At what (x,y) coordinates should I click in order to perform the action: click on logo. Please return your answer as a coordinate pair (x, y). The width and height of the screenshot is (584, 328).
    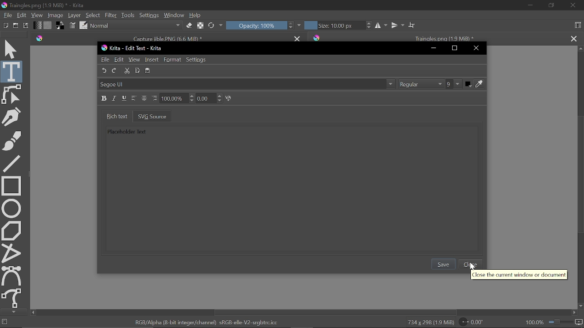
    Looking at the image, I should click on (4, 5).